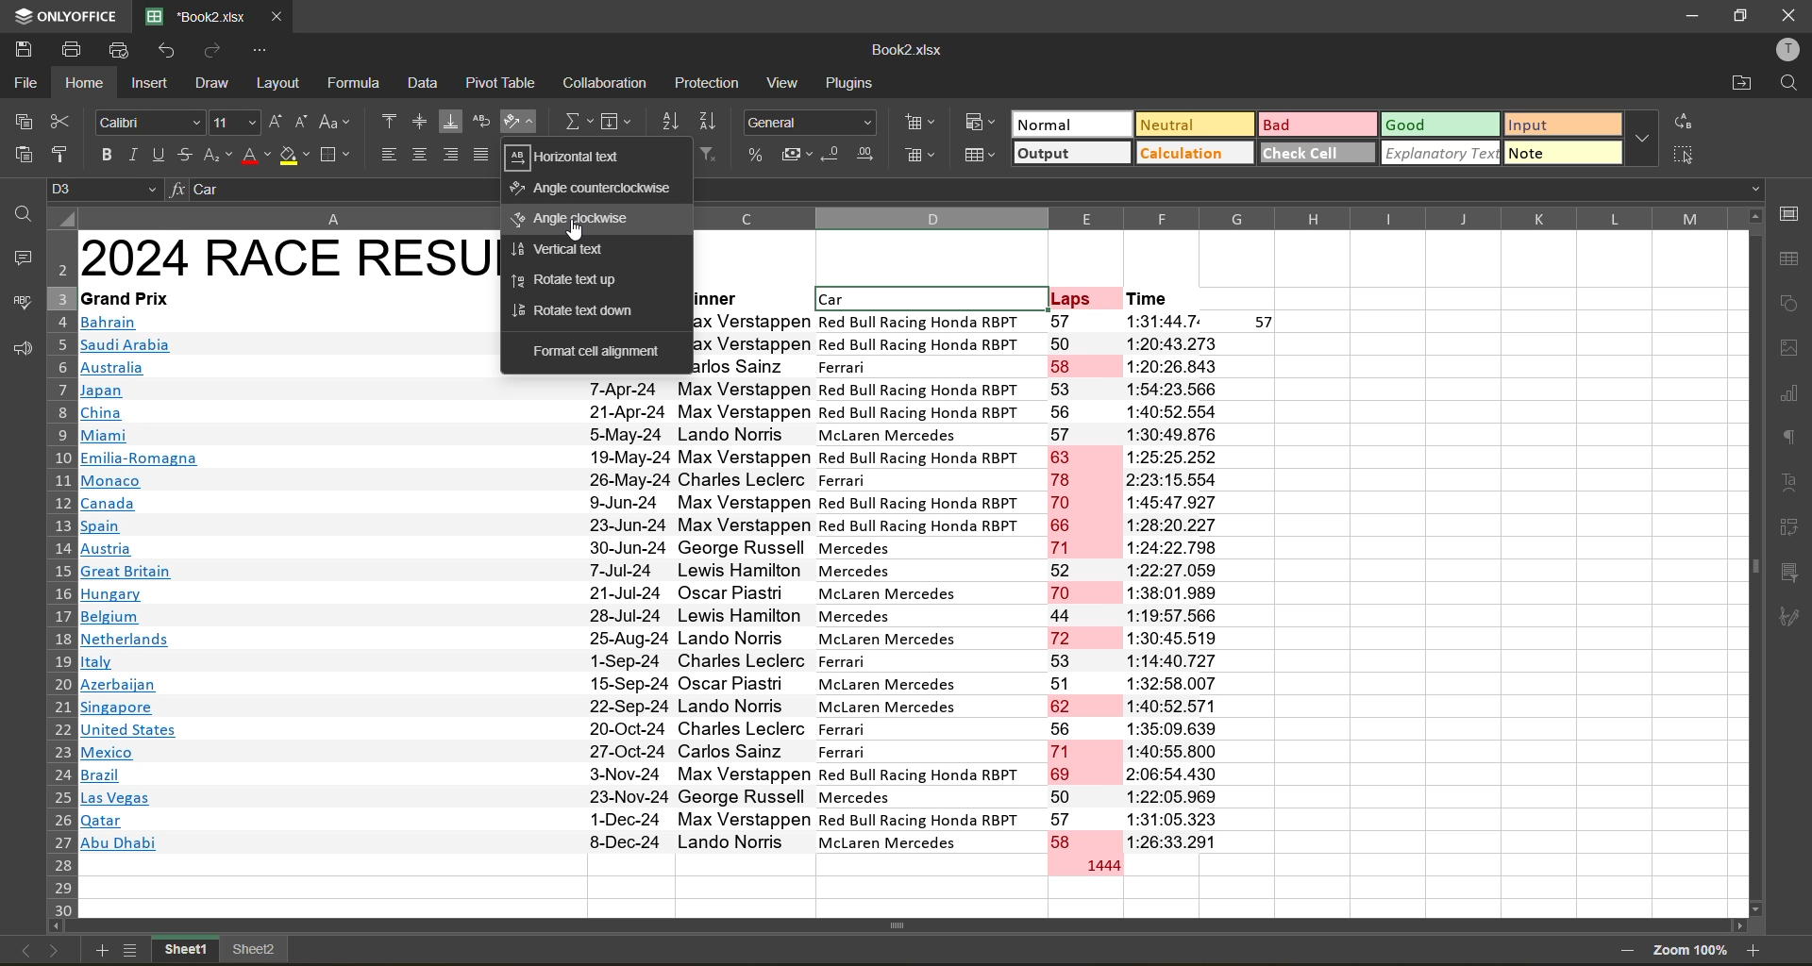  I want to click on Scroll up, so click(1753, 215).